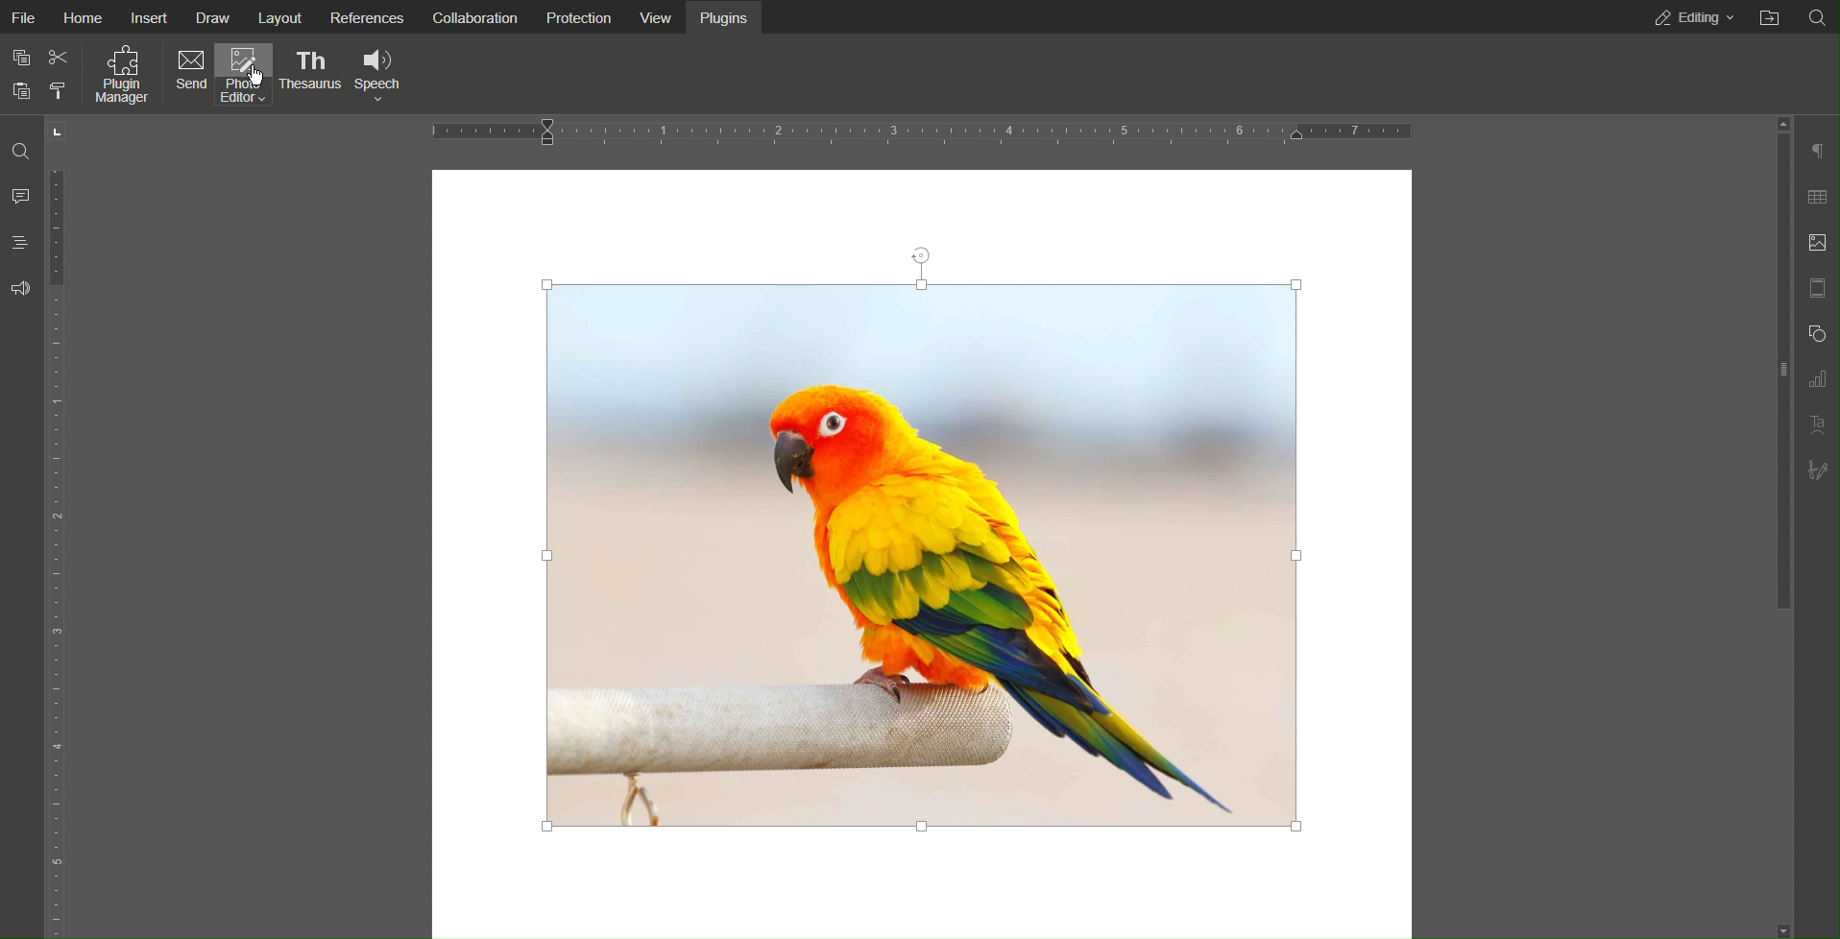  What do you see at coordinates (1816, 471) in the screenshot?
I see `Signature` at bounding box center [1816, 471].